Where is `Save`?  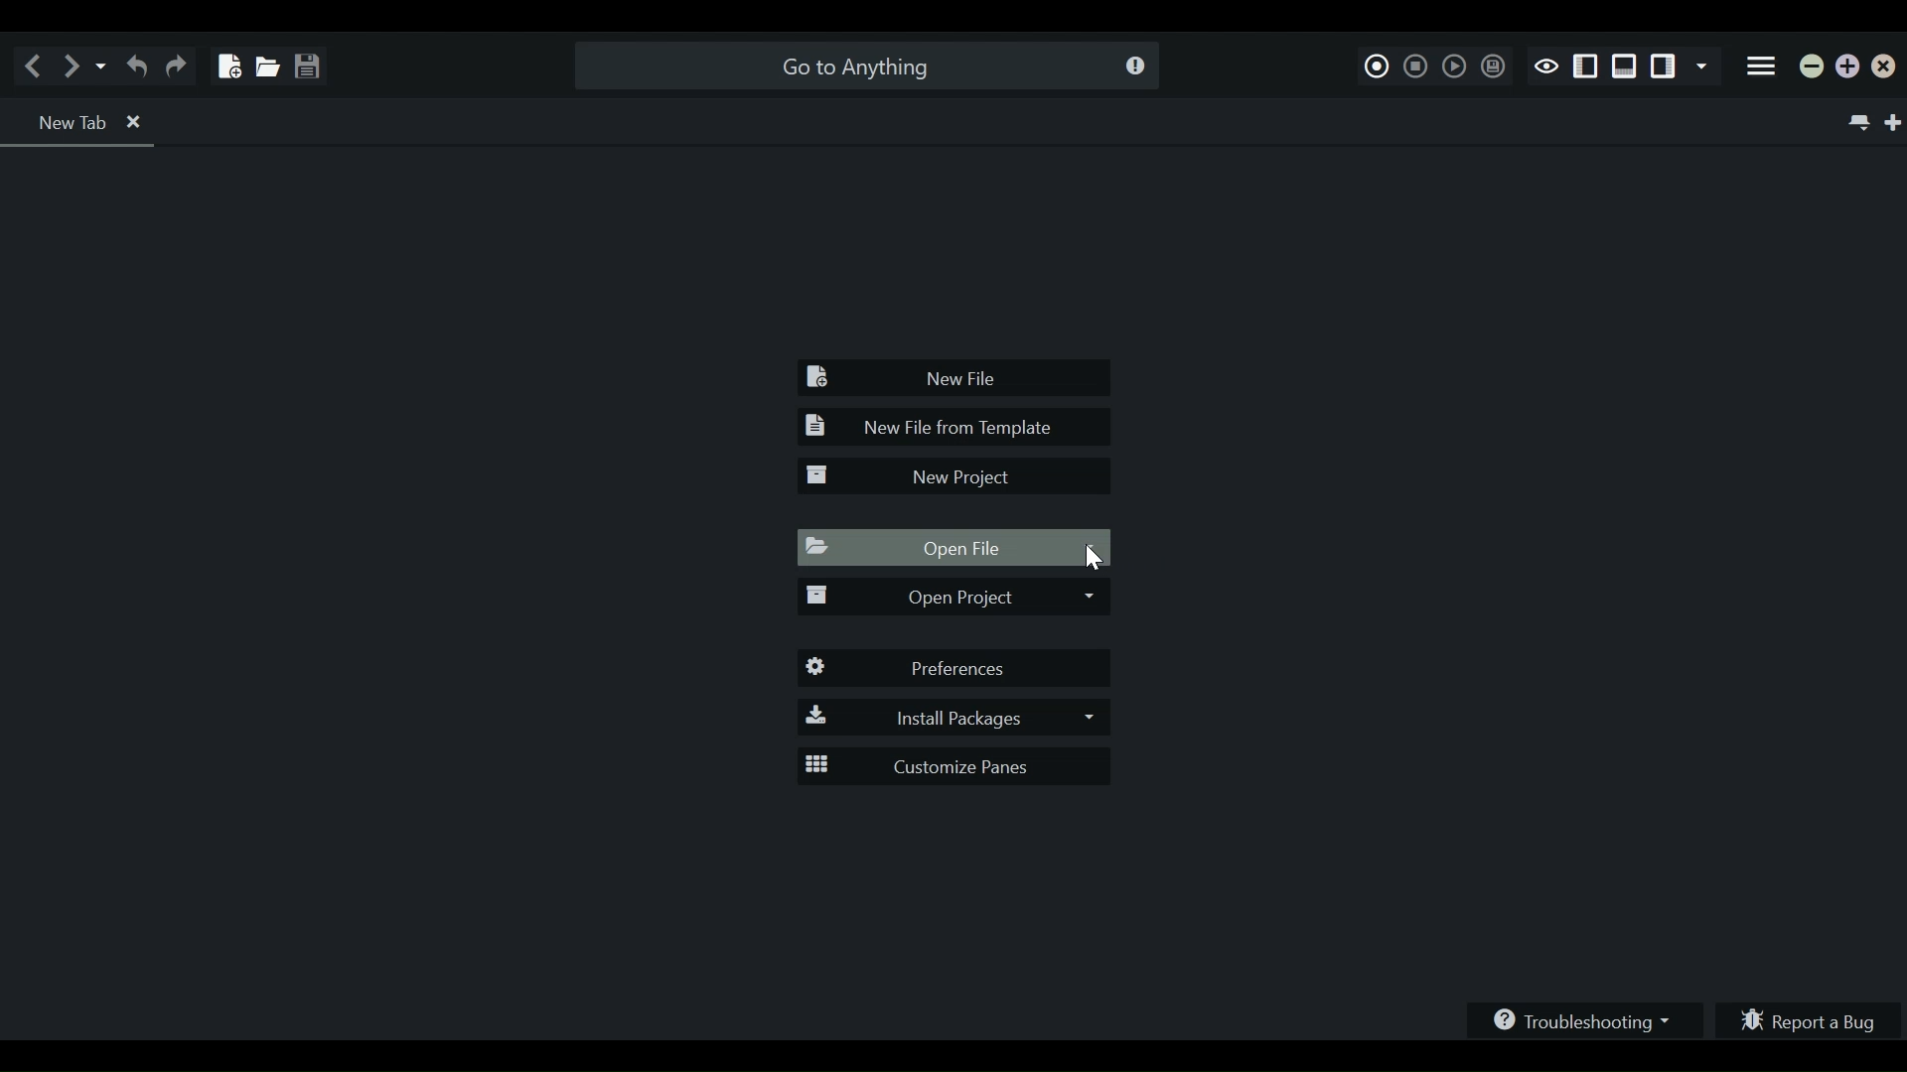 Save is located at coordinates (306, 61).